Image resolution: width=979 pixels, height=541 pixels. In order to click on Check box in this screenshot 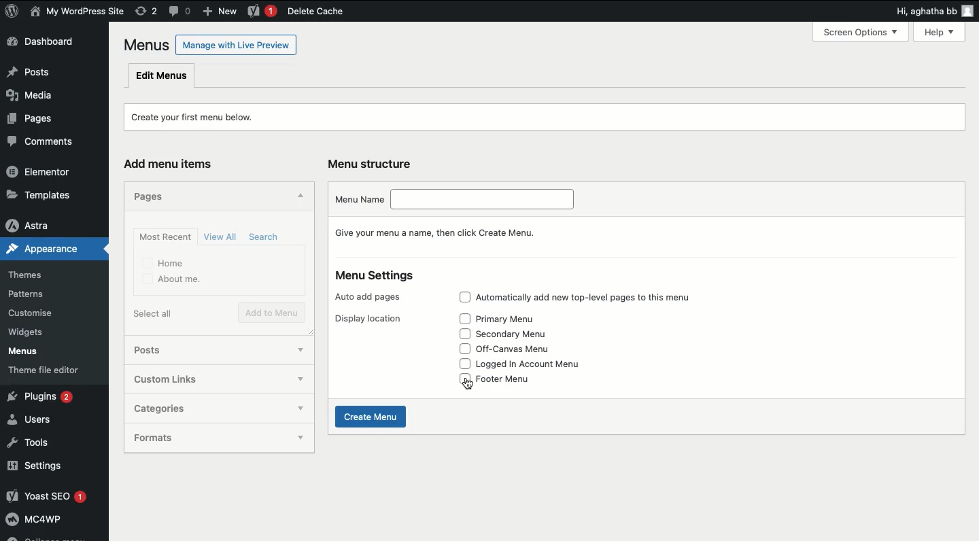, I will do `click(297, 408)`.